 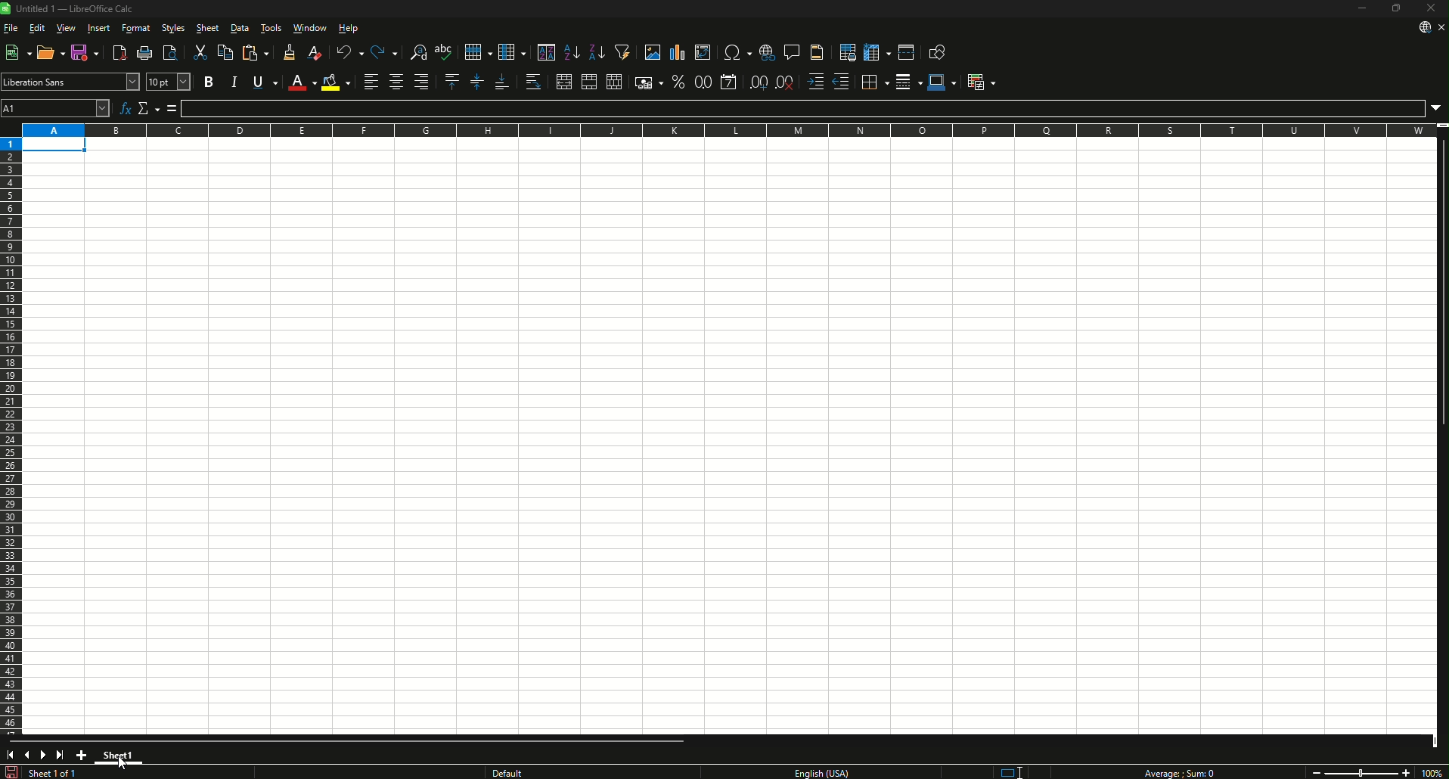 What do you see at coordinates (513, 52) in the screenshot?
I see `Column` at bounding box center [513, 52].